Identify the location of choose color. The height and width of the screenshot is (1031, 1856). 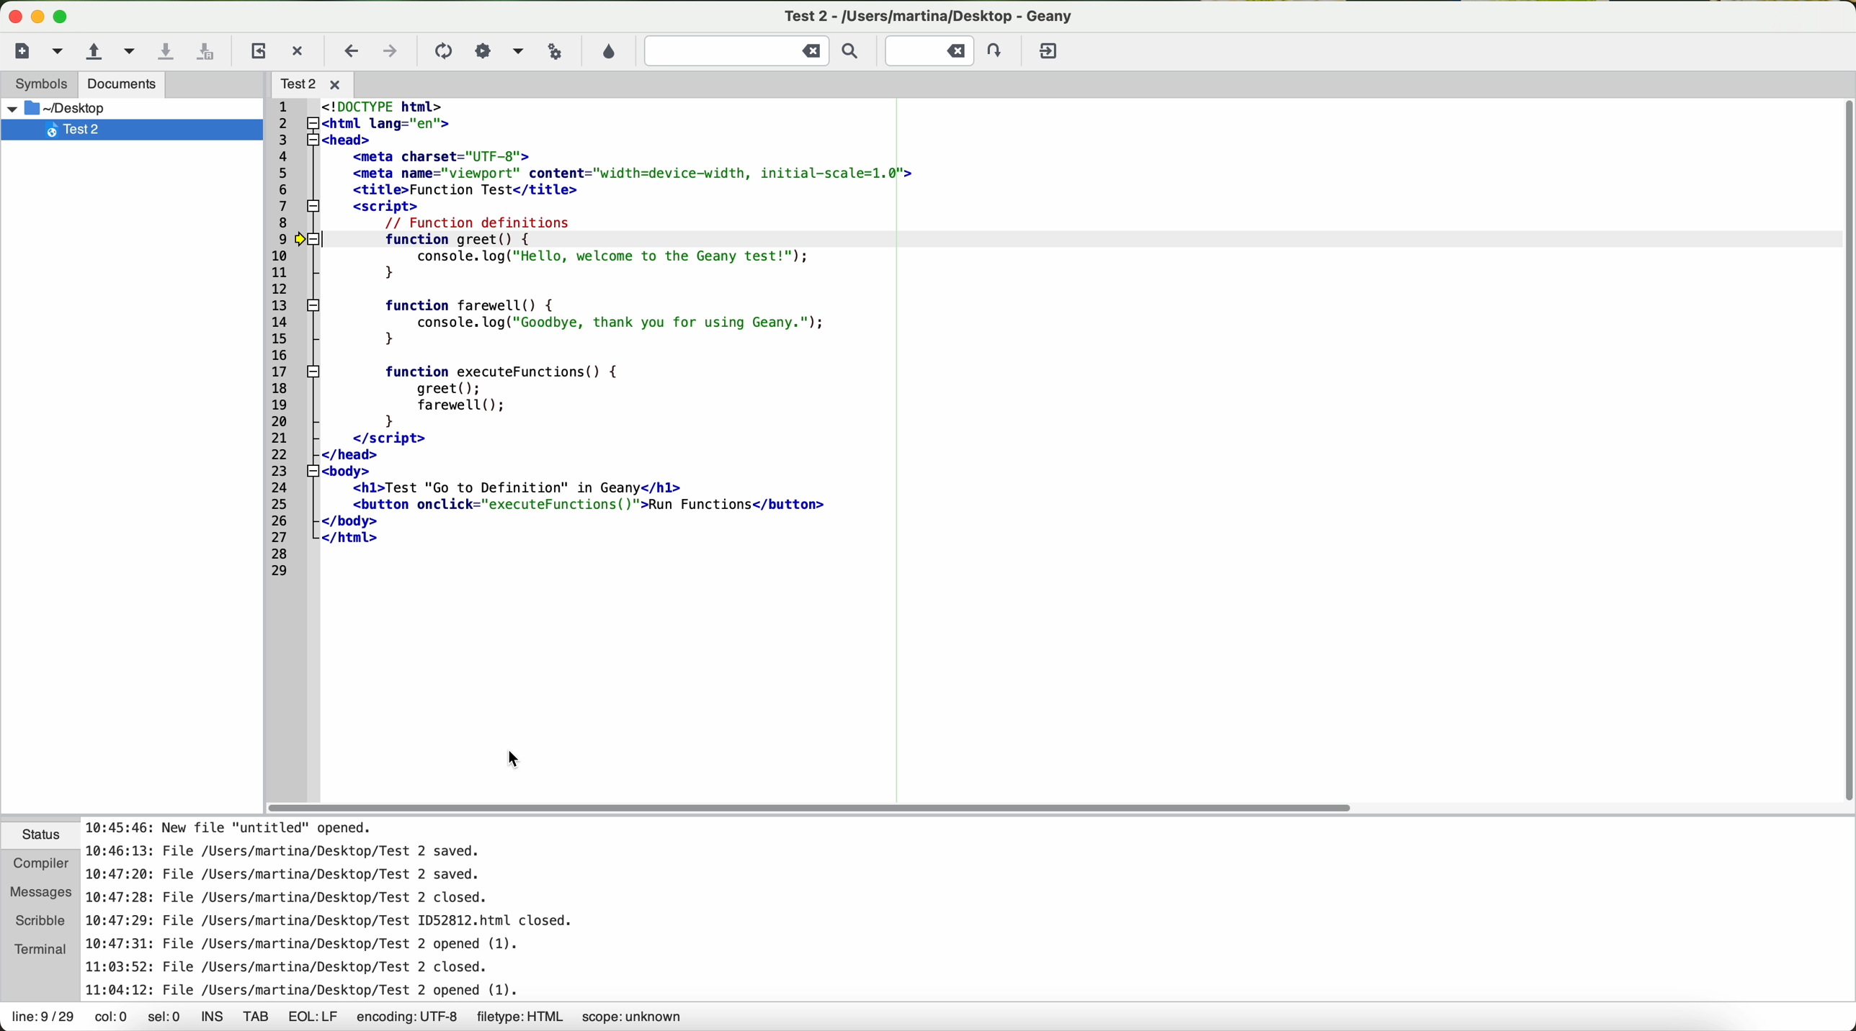
(607, 53).